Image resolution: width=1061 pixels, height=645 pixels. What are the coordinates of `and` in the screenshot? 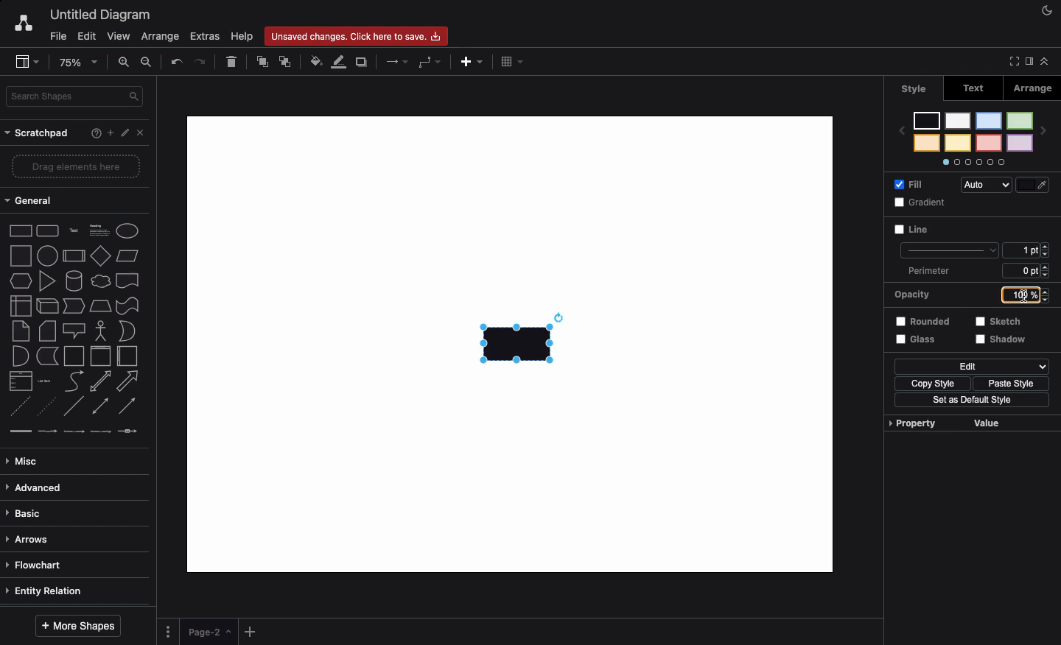 It's located at (20, 356).